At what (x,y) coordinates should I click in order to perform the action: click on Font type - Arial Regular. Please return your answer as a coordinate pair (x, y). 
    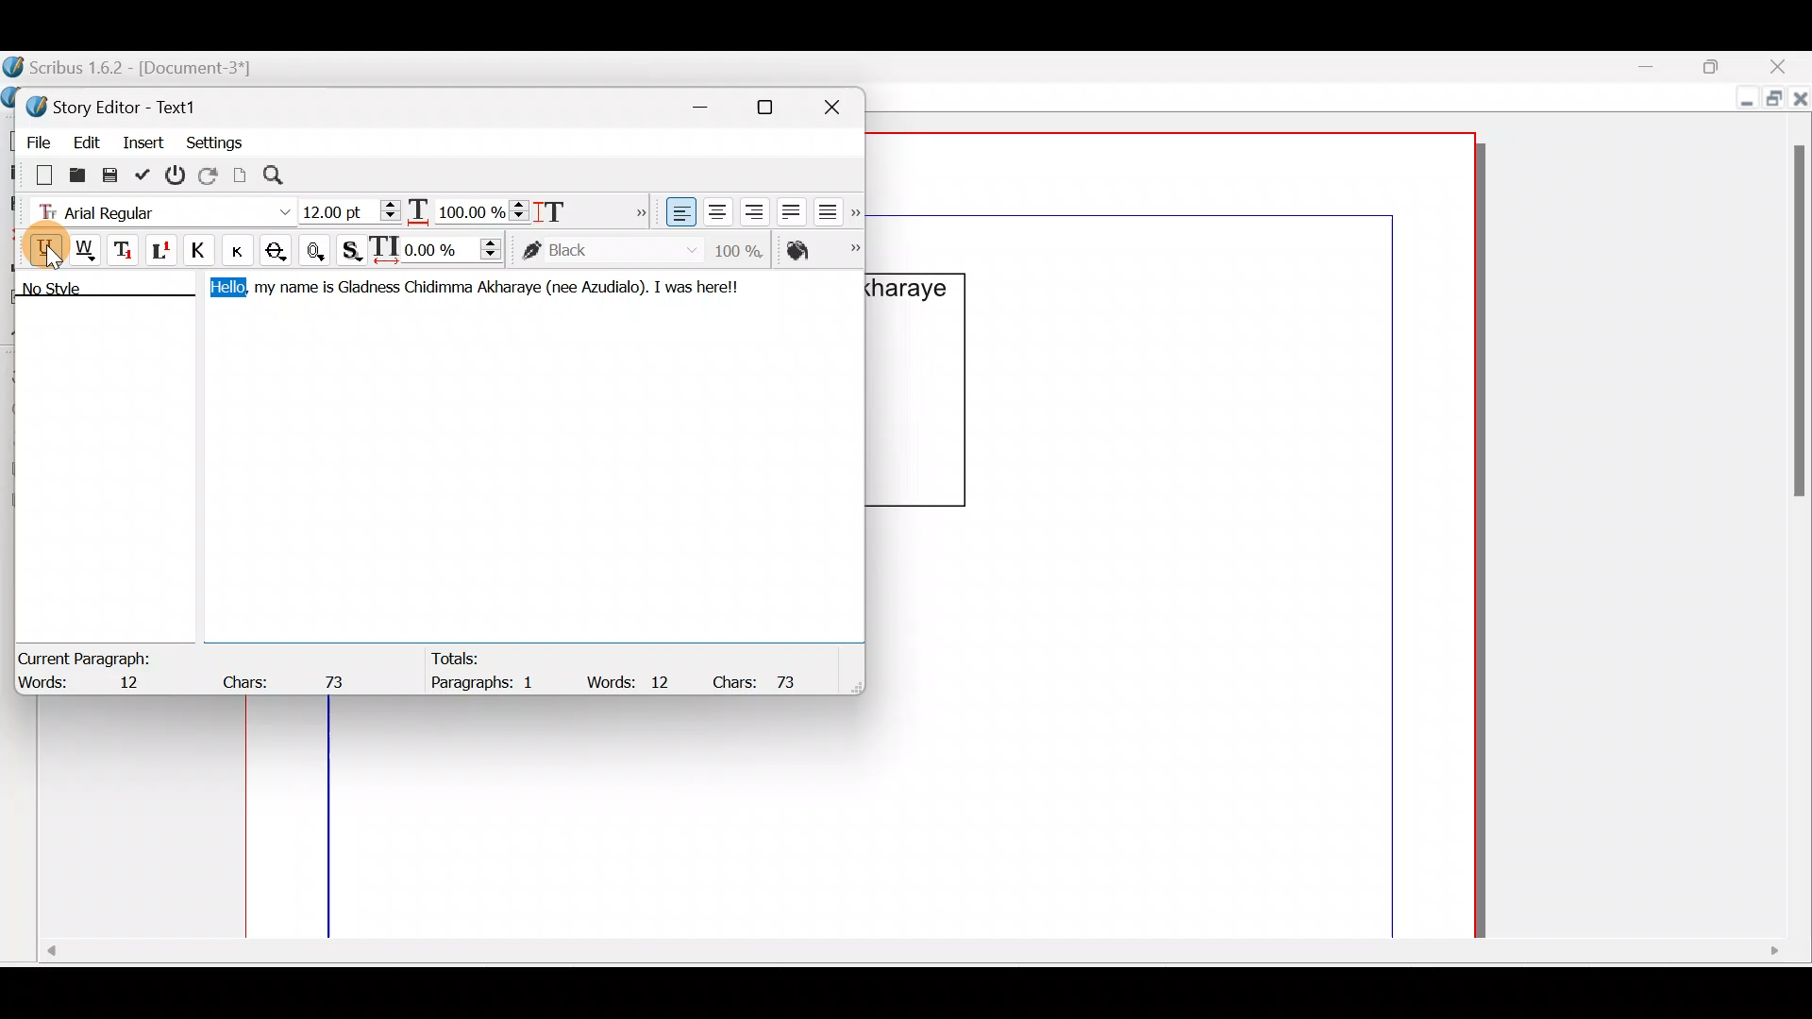
    Looking at the image, I should click on (157, 209).